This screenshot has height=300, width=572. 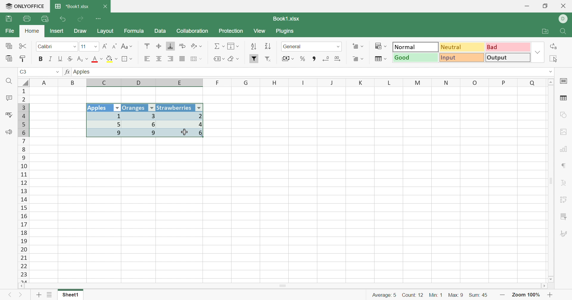 What do you see at coordinates (303, 83) in the screenshot?
I see `I` at bounding box center [303, 83].